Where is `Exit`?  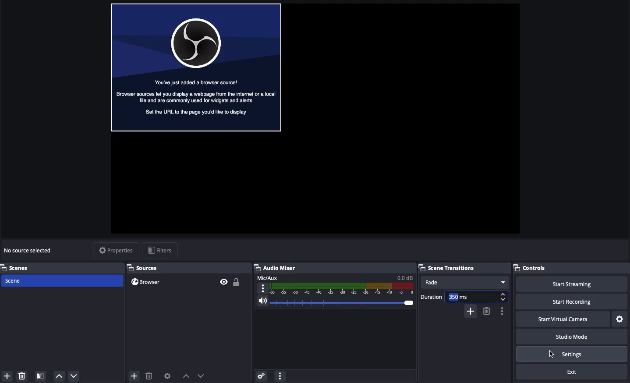 Exit is located at coordinates (570, 374).